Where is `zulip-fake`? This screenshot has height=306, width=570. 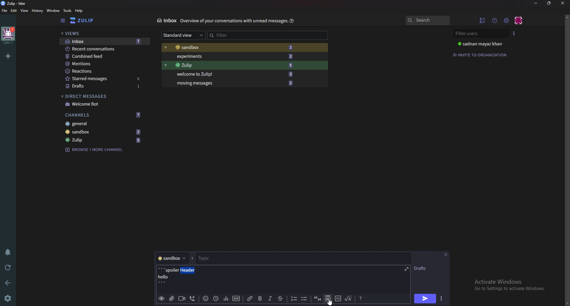 zulip-fake is located at coordinates (15, 4).